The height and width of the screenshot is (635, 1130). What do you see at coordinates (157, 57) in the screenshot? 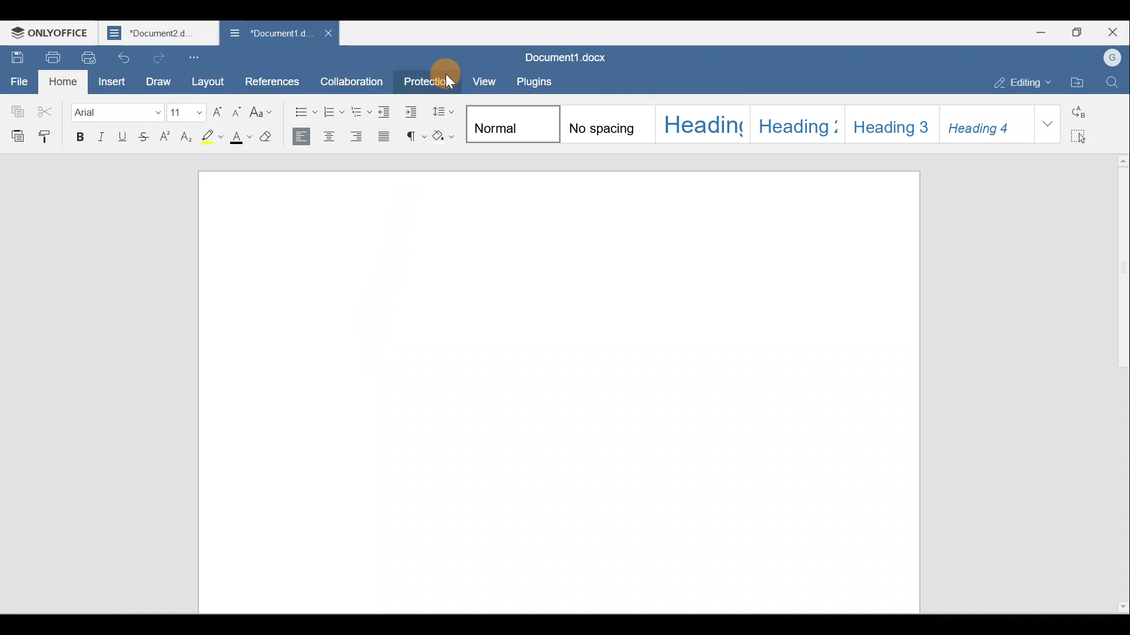
I see `Redo` at bounding box center [157, 57].